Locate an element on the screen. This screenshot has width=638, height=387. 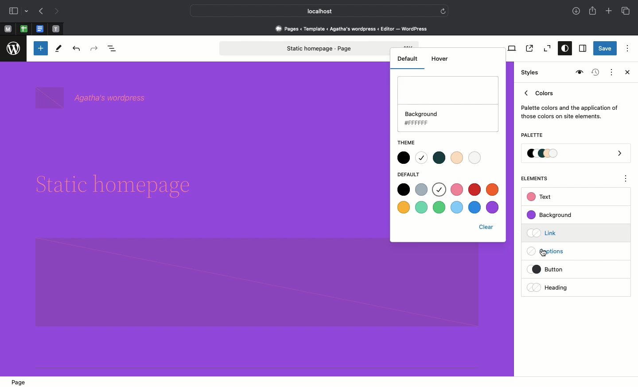
Downloads is located at coordinates (577, 12).